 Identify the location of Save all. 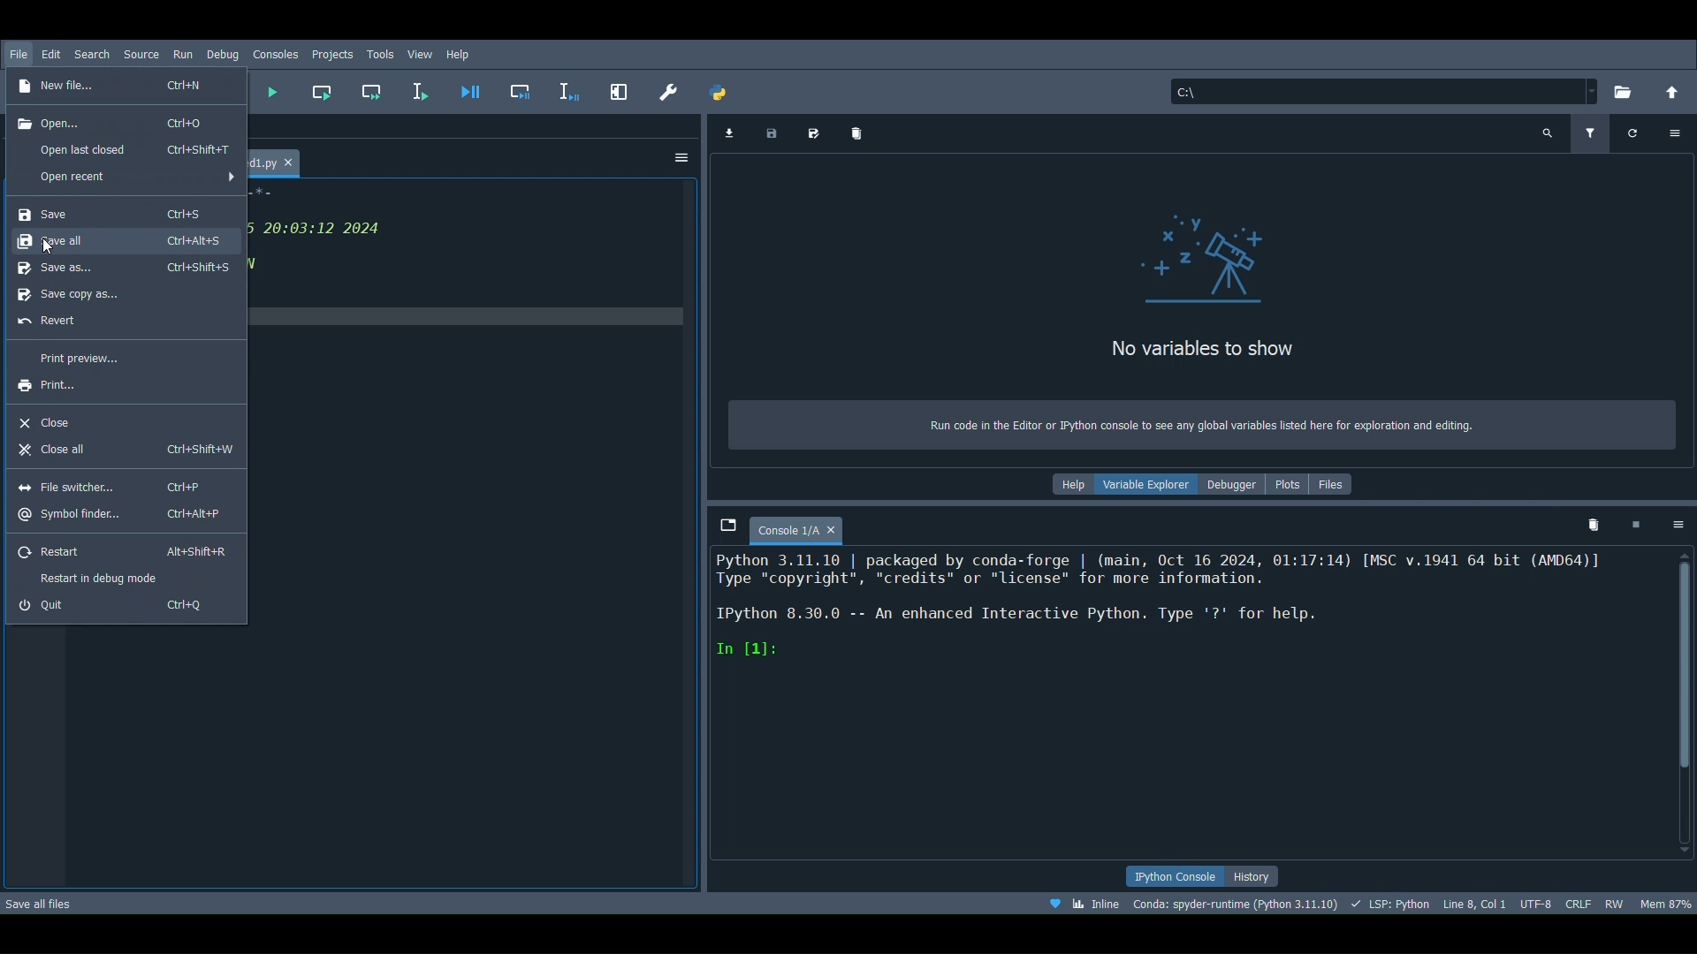
(120, 240).